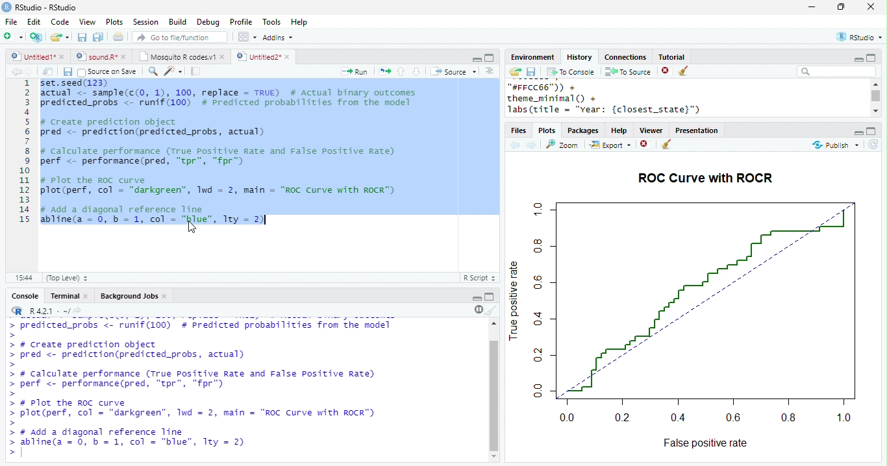  What do you see at coordinates (63, 297) in the screenshot?
I see `terminal` at bounding box center [63, 297].